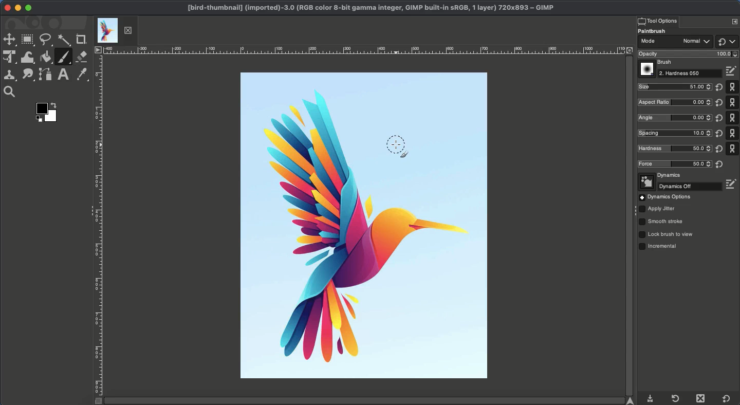 The height and width of the screenshot is (405, 740). Describe the element at coordinates (661, 176) in the screenshot. I see `Dynamics` at that location.